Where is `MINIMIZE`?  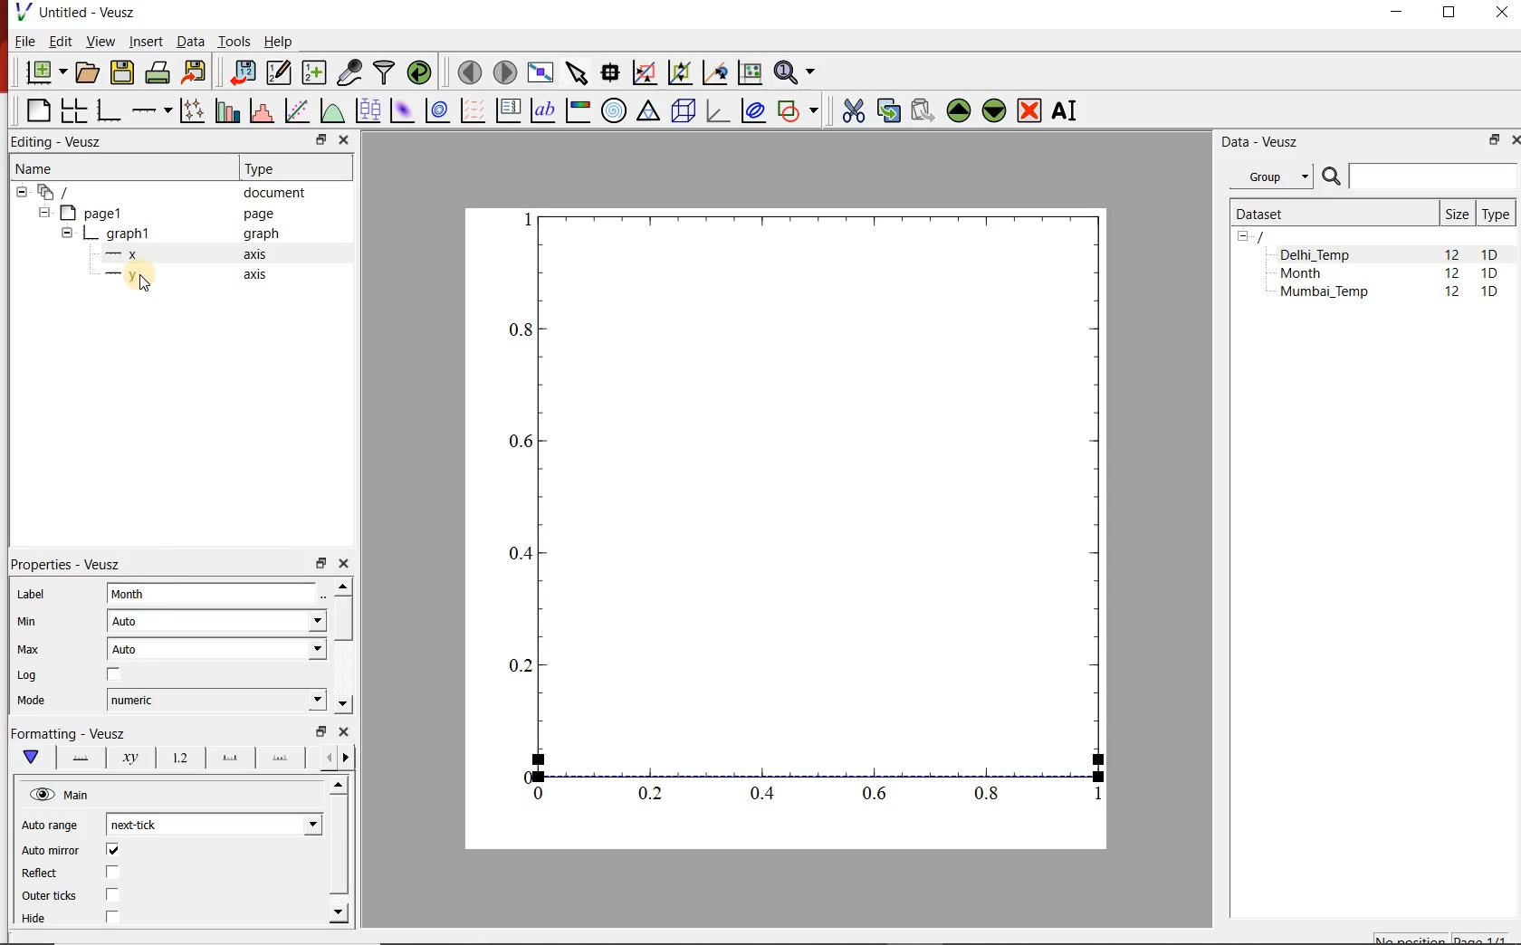
MINIMIZE is located at coordinates (1398, 13).